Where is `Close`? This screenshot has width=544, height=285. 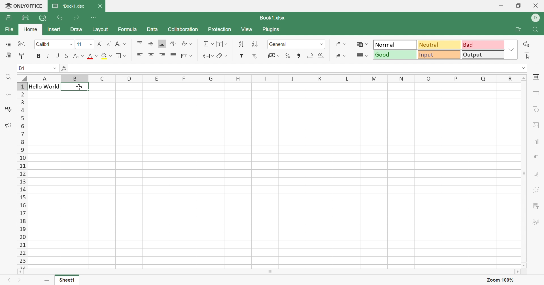 Close is located at coordinates (536, 5).